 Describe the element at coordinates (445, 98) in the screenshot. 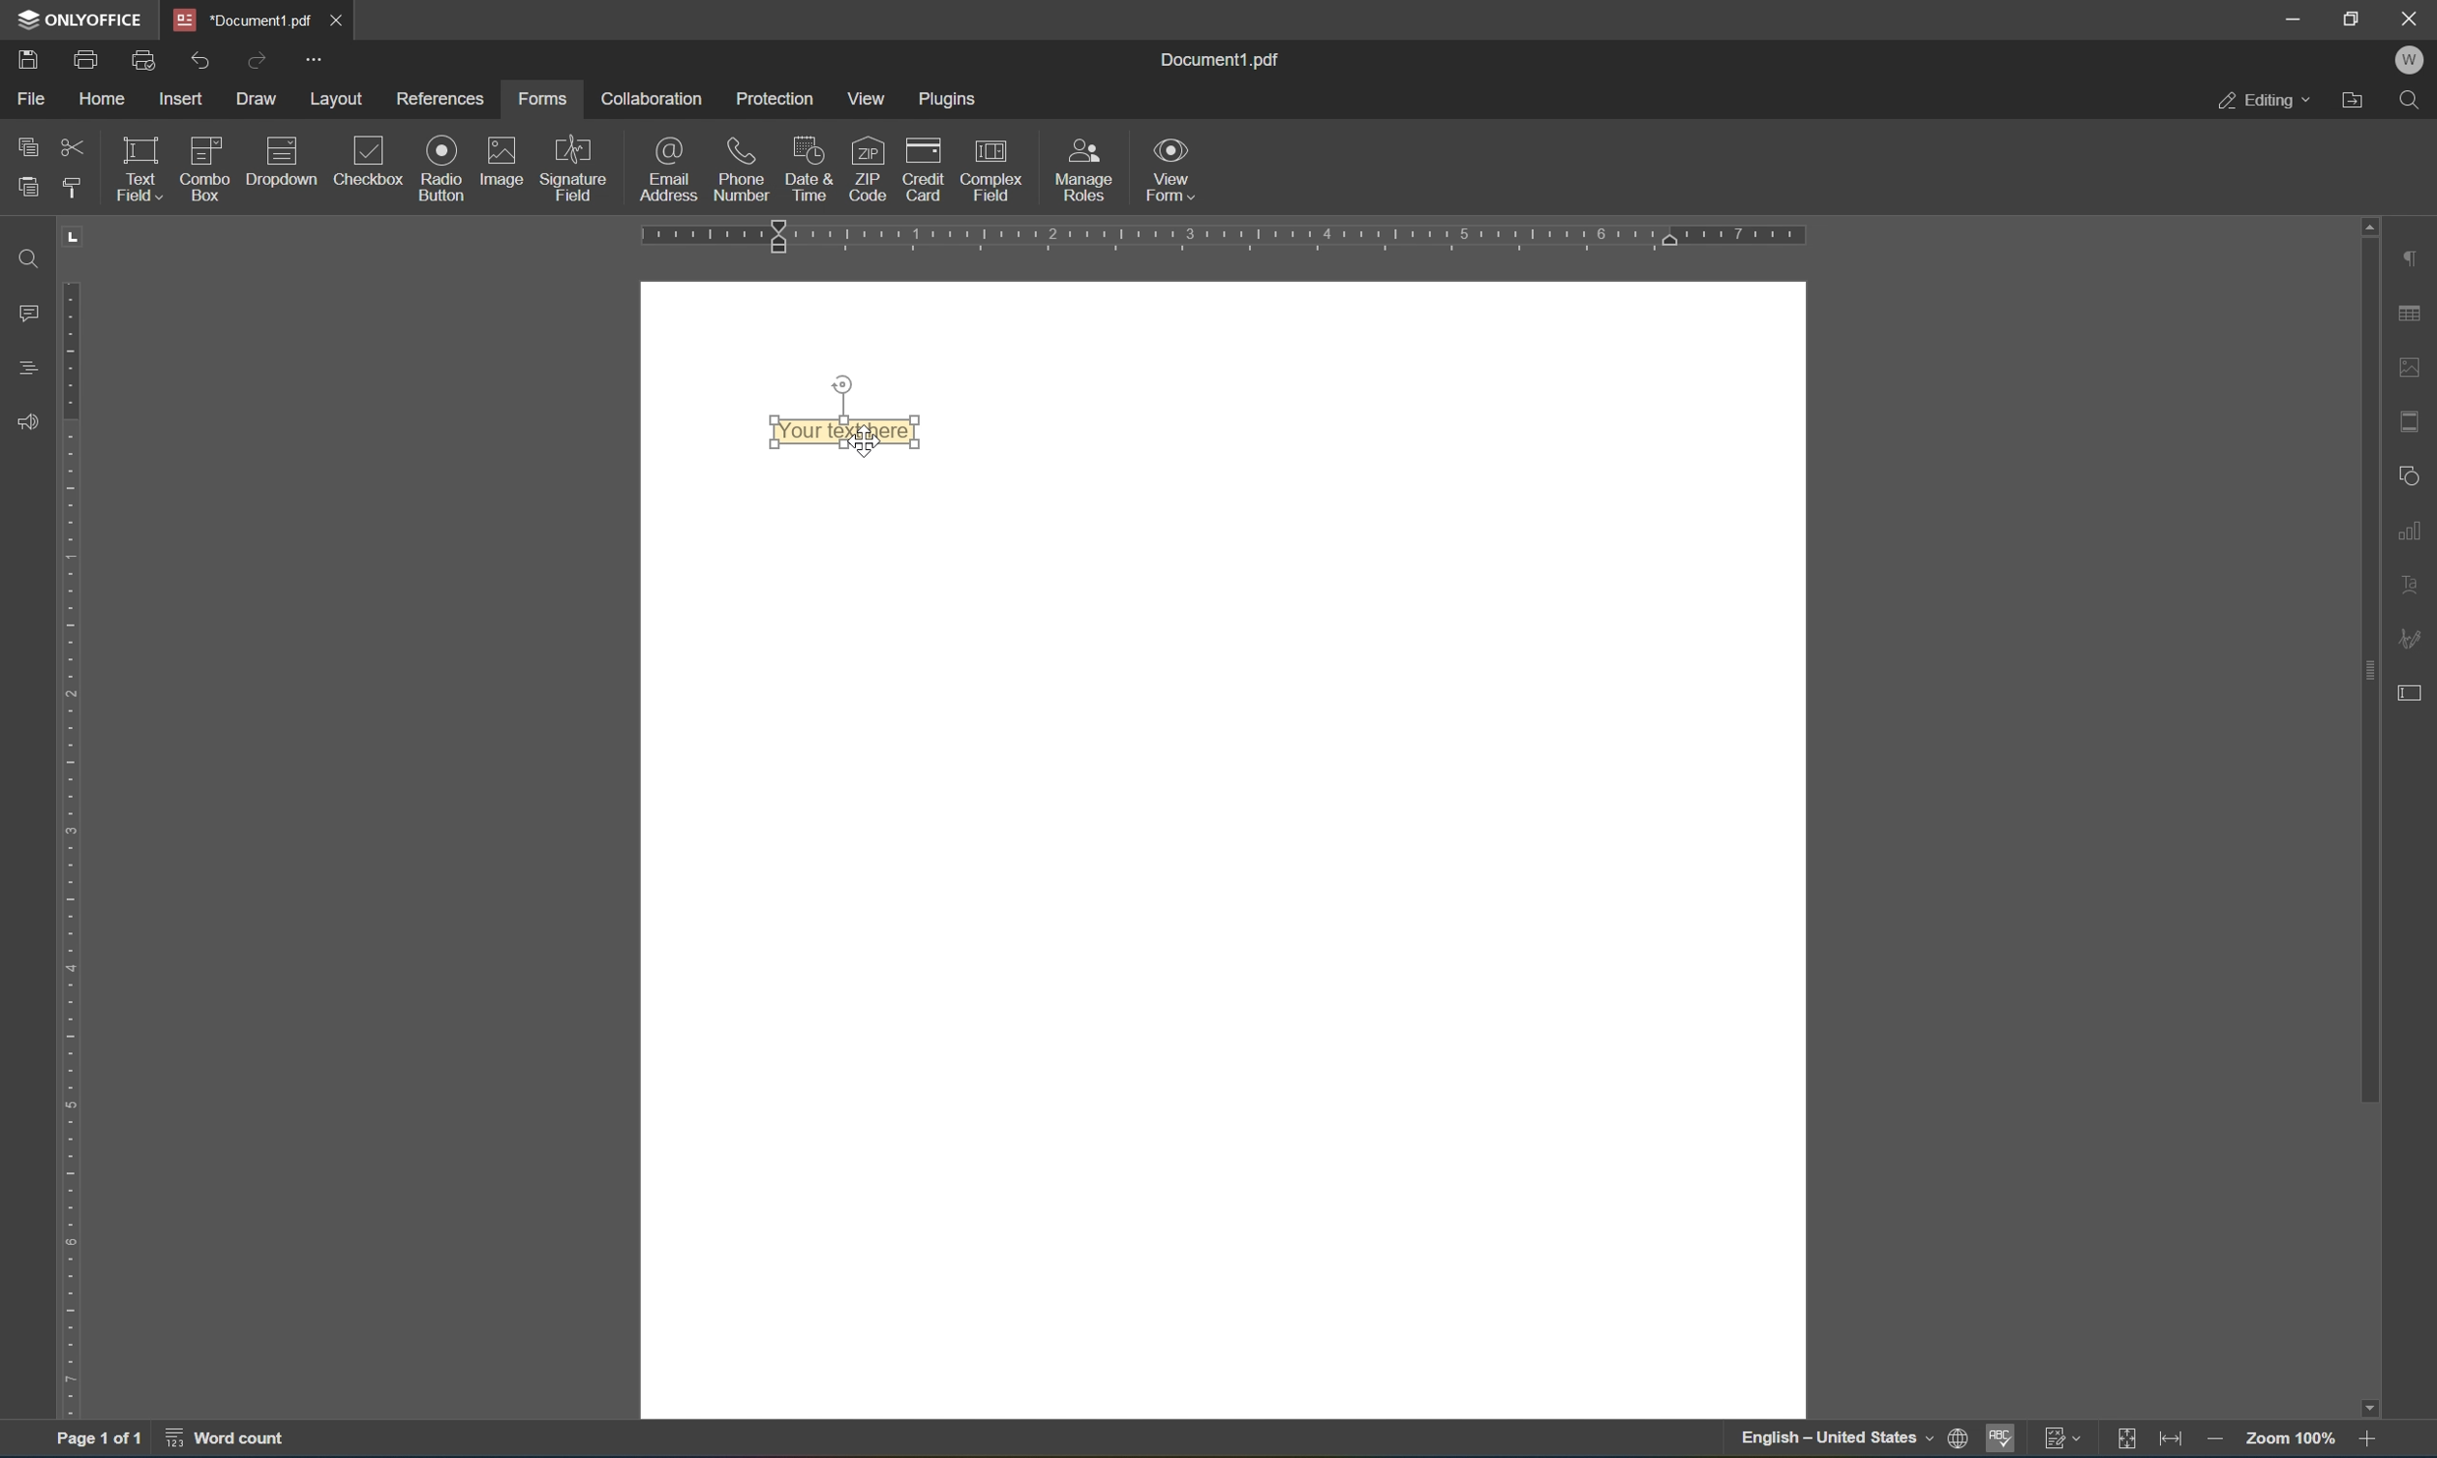

I see `references` at that location.